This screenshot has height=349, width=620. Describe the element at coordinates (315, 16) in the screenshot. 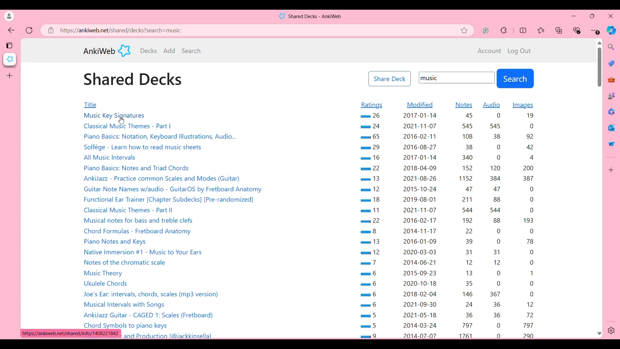

I see `Shared Decks - AnkiWeb` at that location.